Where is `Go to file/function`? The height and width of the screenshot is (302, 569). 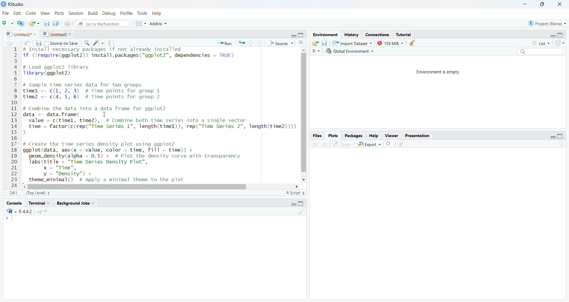
Go to file/function is located at coordinates (103, 24).